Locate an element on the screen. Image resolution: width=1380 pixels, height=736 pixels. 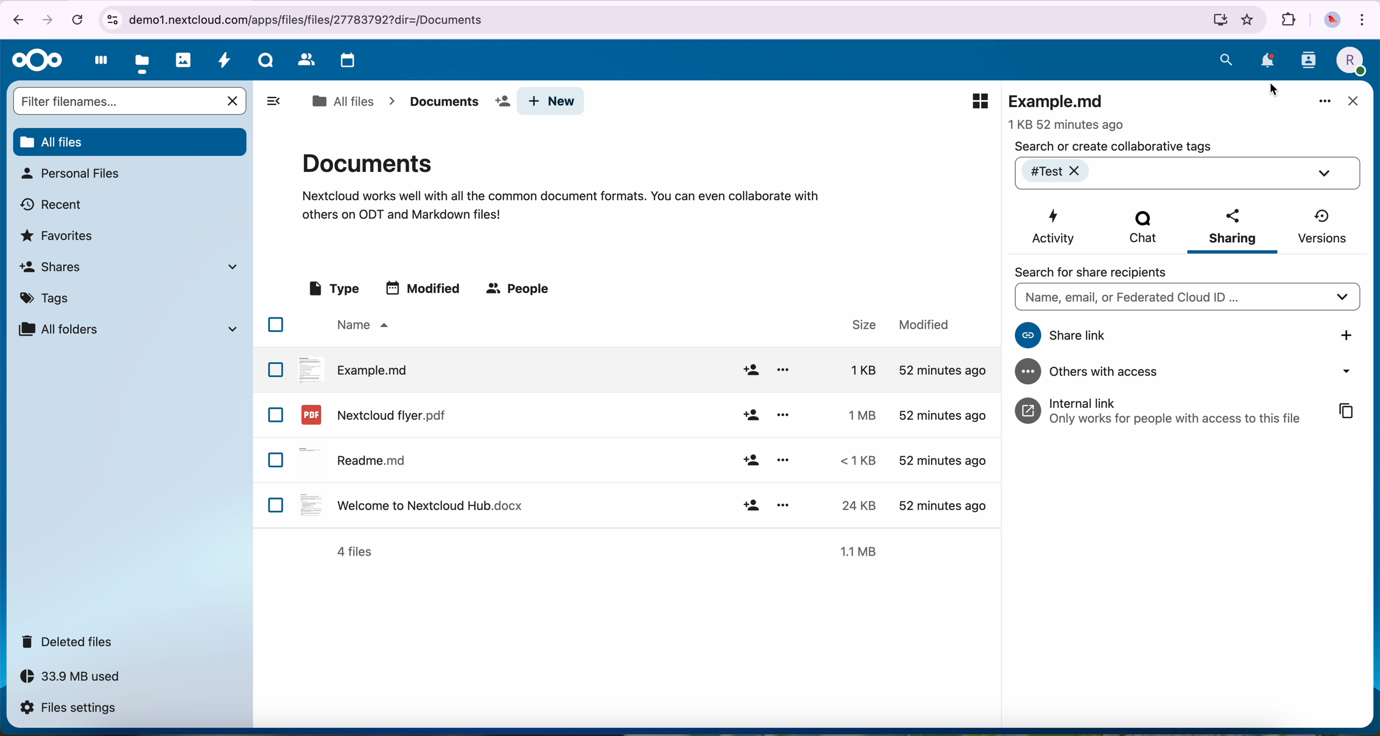
documents is located at coordinates (455, 102).